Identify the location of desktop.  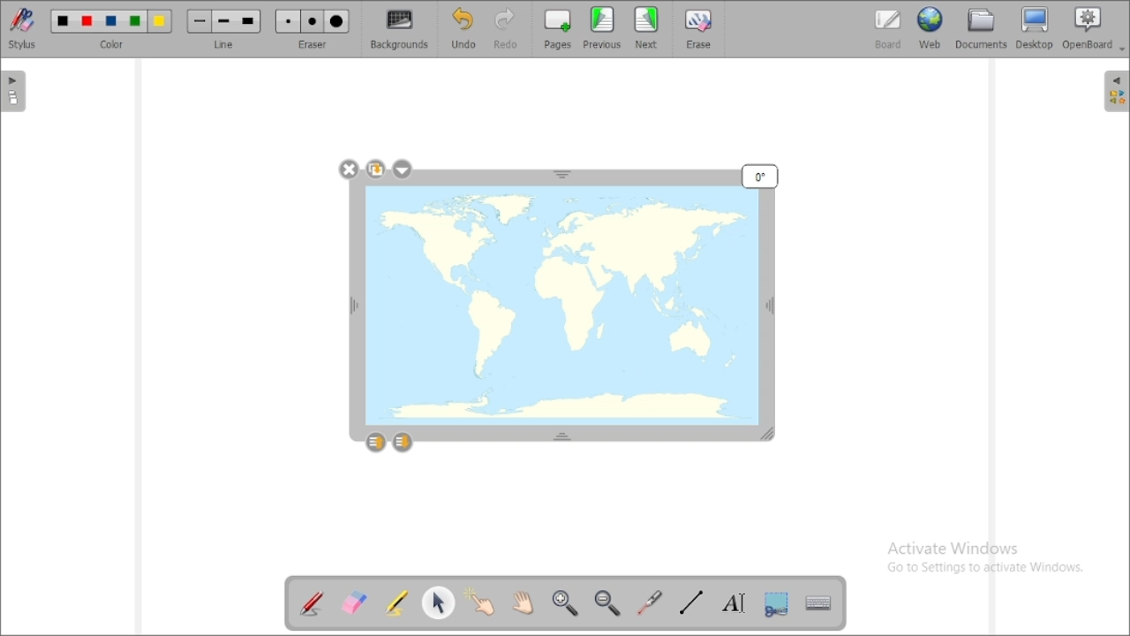
(1035, 27).